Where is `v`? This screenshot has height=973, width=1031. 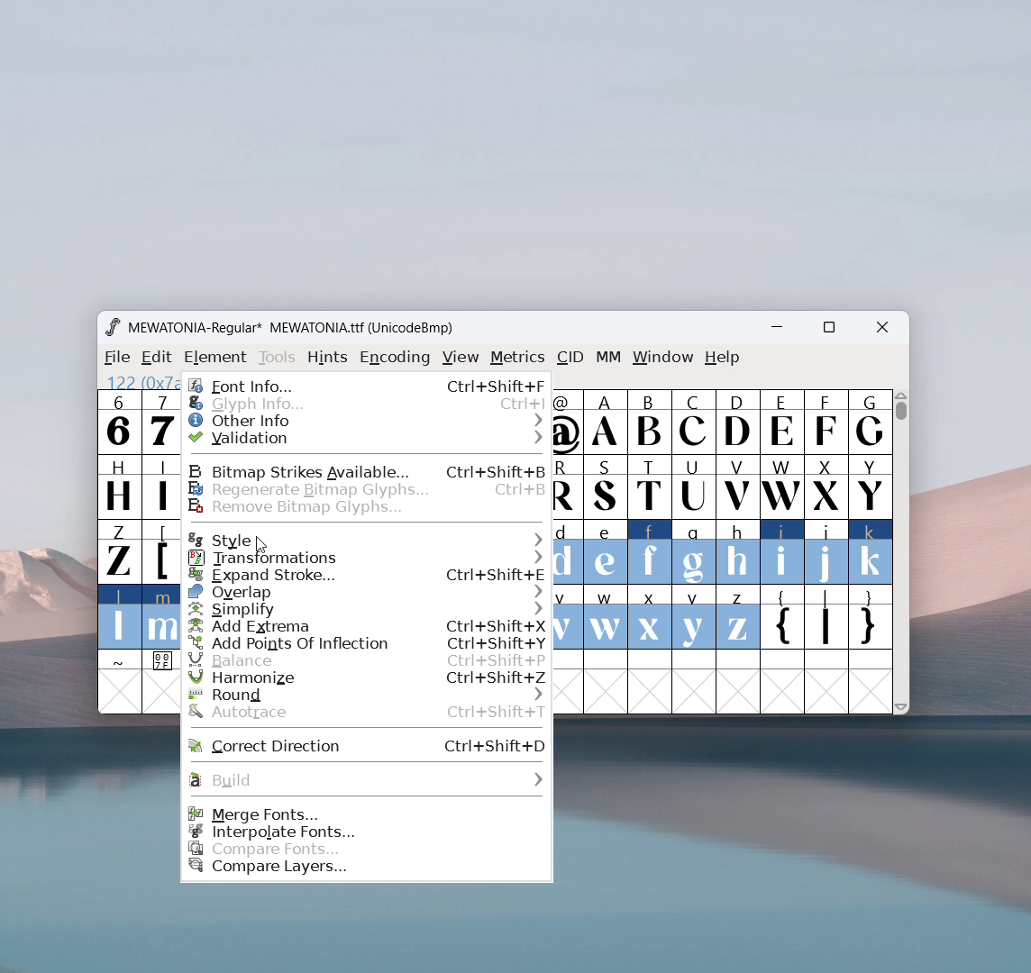
v is located at coordinates (569, 616).